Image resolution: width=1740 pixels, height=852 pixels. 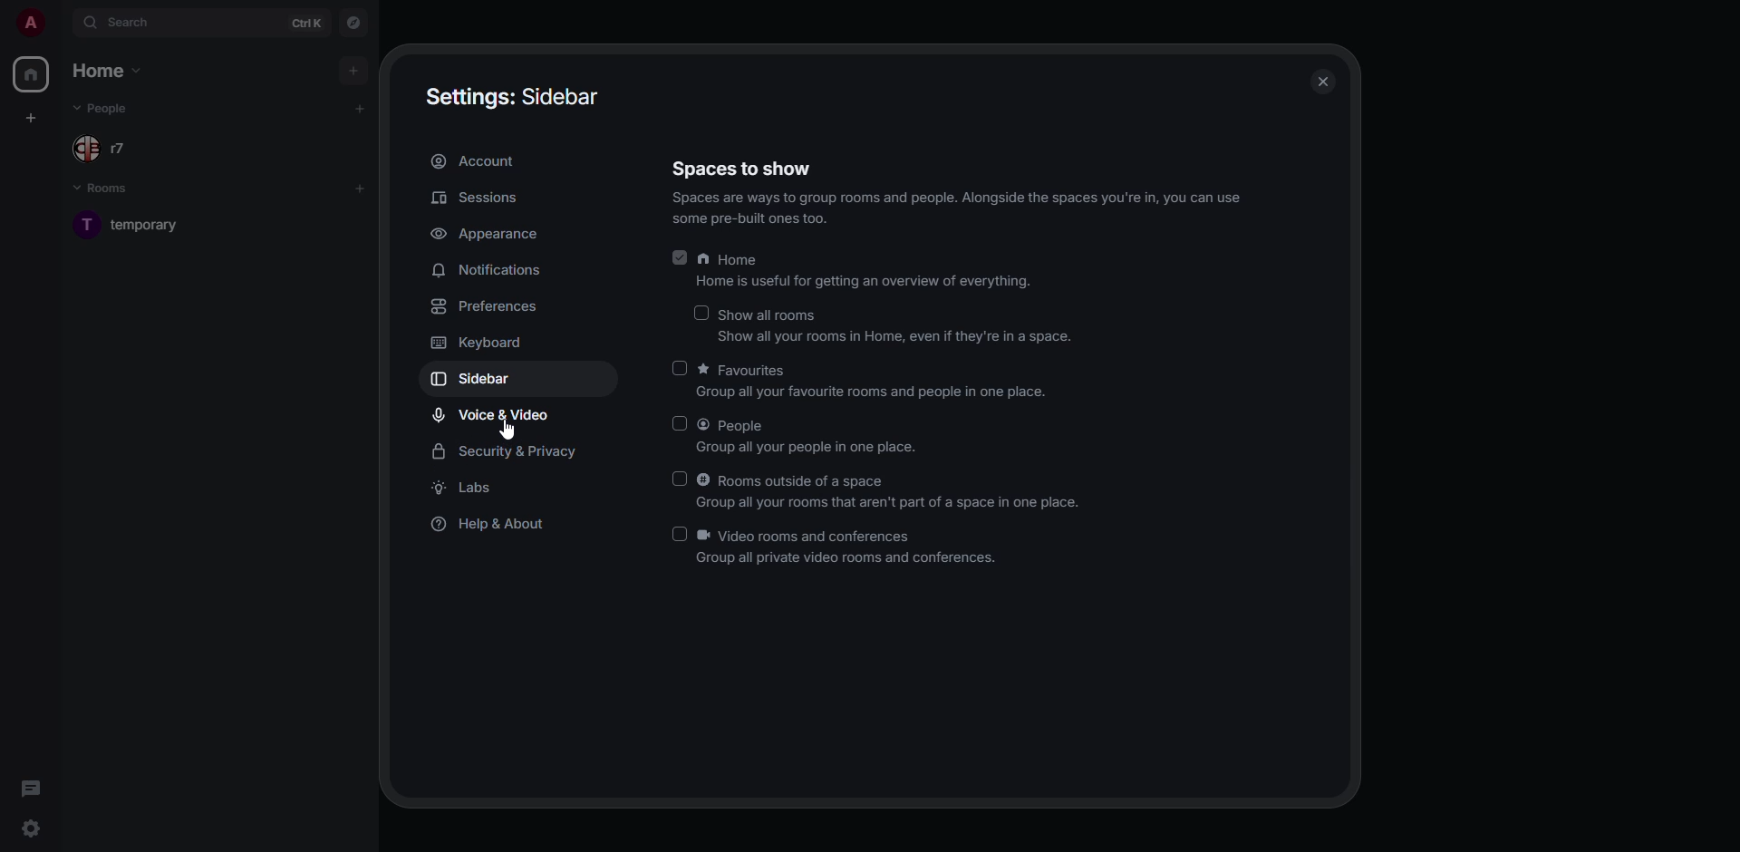 I want to click on Home is useful for getting an overview of everything, so click(x=861, y=284).